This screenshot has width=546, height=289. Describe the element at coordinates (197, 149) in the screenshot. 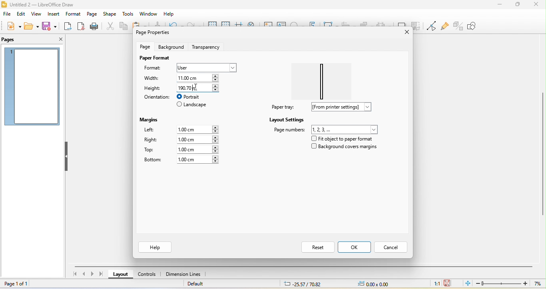

I see `1.00 cm` at that location.